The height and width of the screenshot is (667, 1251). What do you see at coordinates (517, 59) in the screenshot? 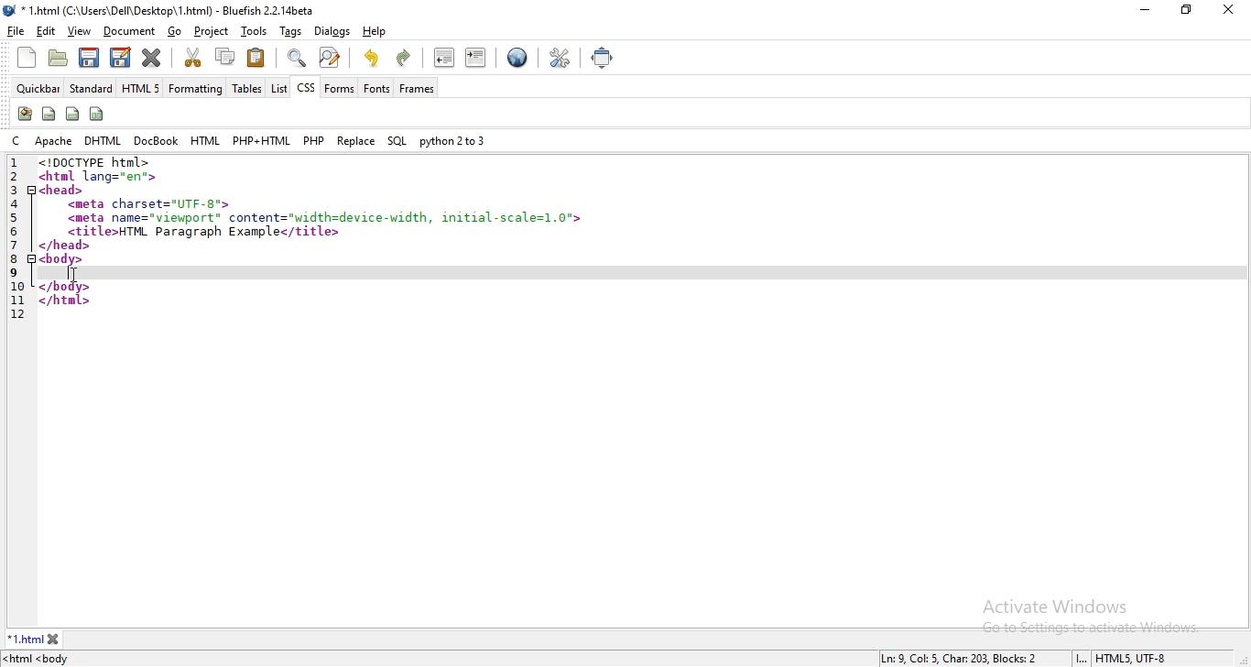
I see `preview in browser` at bounding box center [517, 59].